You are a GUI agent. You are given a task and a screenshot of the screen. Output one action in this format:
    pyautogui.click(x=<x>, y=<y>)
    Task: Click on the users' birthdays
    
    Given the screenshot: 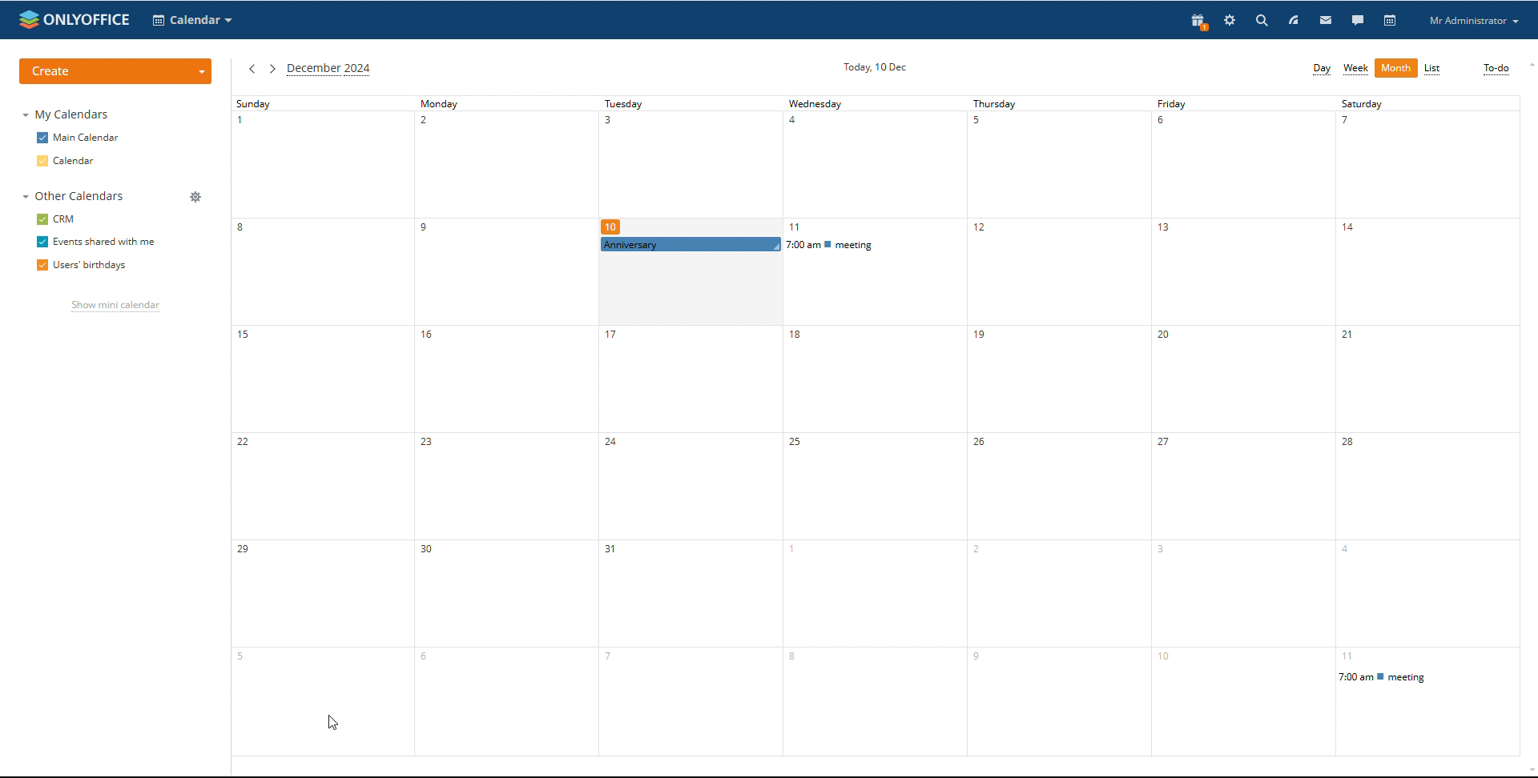 What is the action you would take?
    pyautogui.click(x=79, y=267)
    